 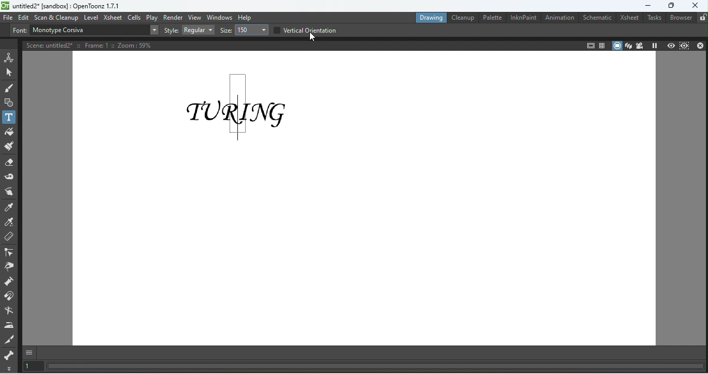 What do you see at coordinates (8, 310) in the screenshot?
I see `Render tool` at bounding box center [8, 310].